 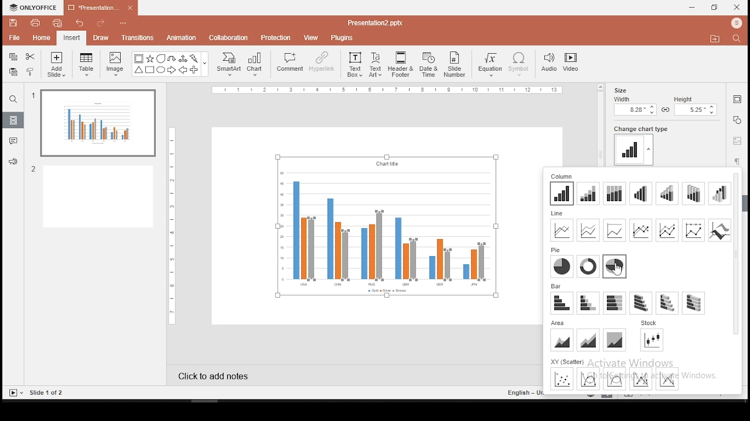 What do you see at coordinates (693, 7) in the screenshot?
I see `minimize` at bounding box center [693, 7].